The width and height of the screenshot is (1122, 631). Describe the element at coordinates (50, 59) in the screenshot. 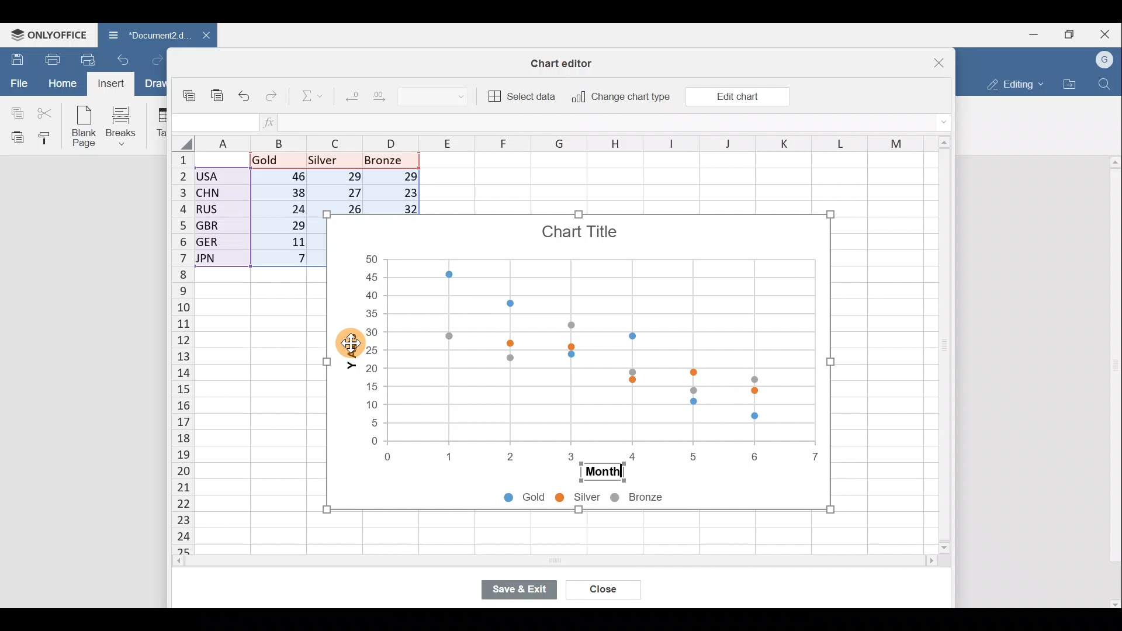

I see `Print file` at that location.